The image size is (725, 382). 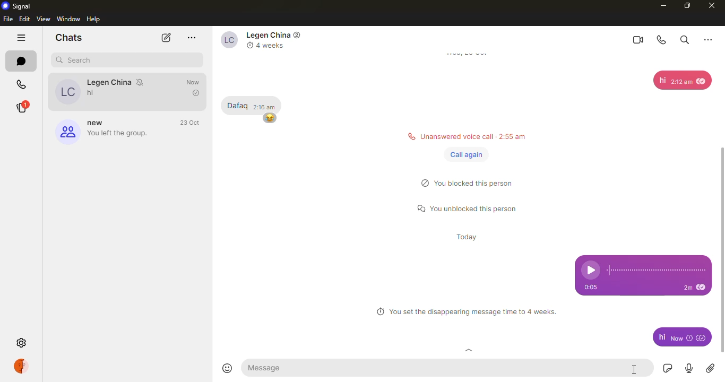 I want to click on Dafaq, so click(x=238, y=106).